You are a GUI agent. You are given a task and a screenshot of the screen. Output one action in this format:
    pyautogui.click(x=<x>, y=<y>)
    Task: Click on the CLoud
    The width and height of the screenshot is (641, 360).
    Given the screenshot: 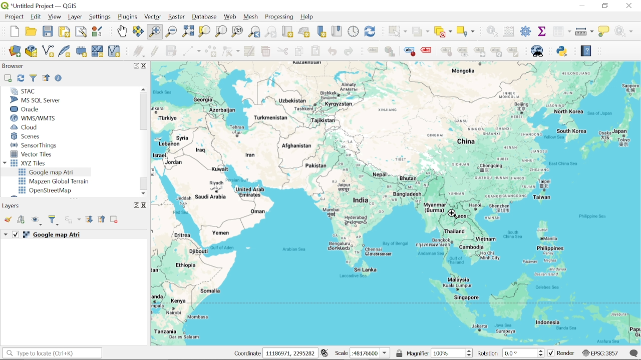 What is the action you would take?
    pyautogui.click(x=25, y=127)
    